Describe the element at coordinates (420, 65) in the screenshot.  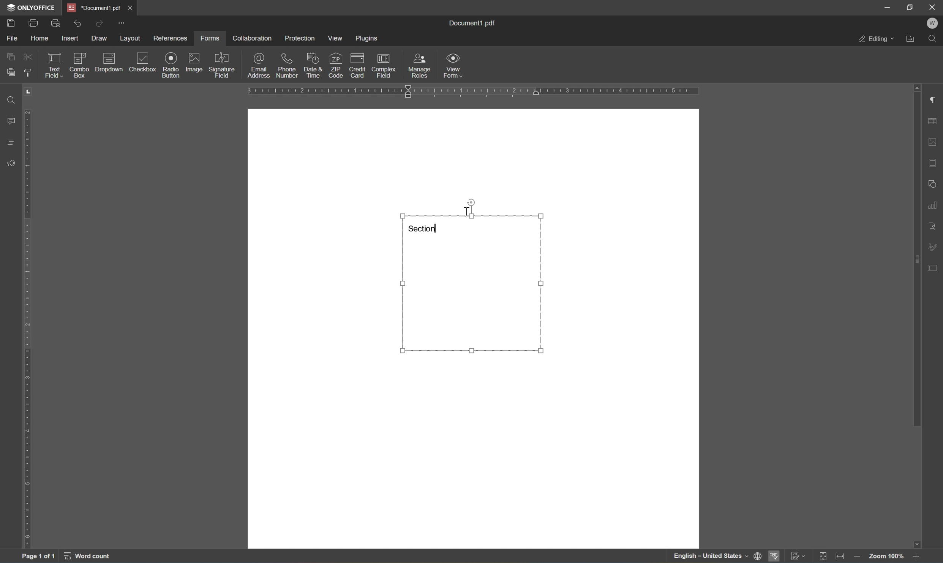
I see `manage roles` at that location.